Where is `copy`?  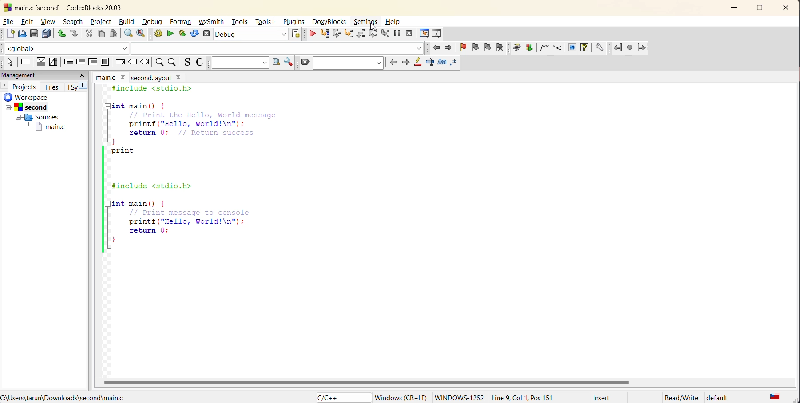
copy is located at coordinates (102, 34).